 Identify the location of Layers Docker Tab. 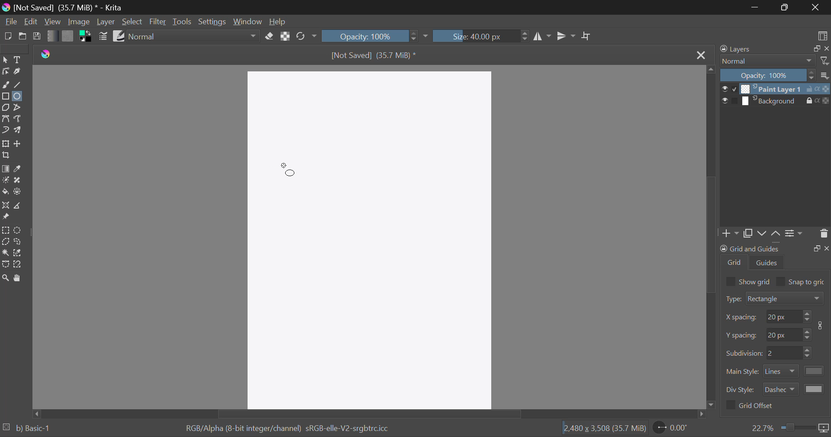
(772, 50).